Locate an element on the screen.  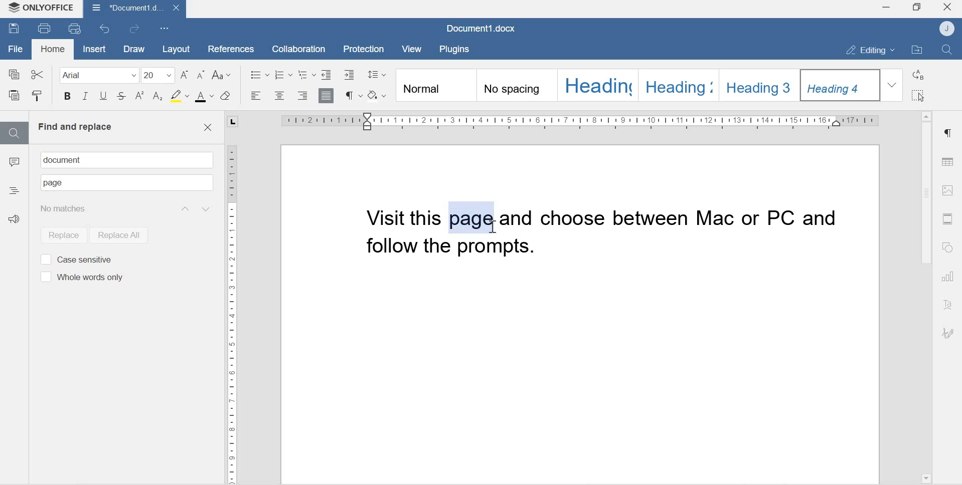
Previous result is located at coordinates (184, 208).